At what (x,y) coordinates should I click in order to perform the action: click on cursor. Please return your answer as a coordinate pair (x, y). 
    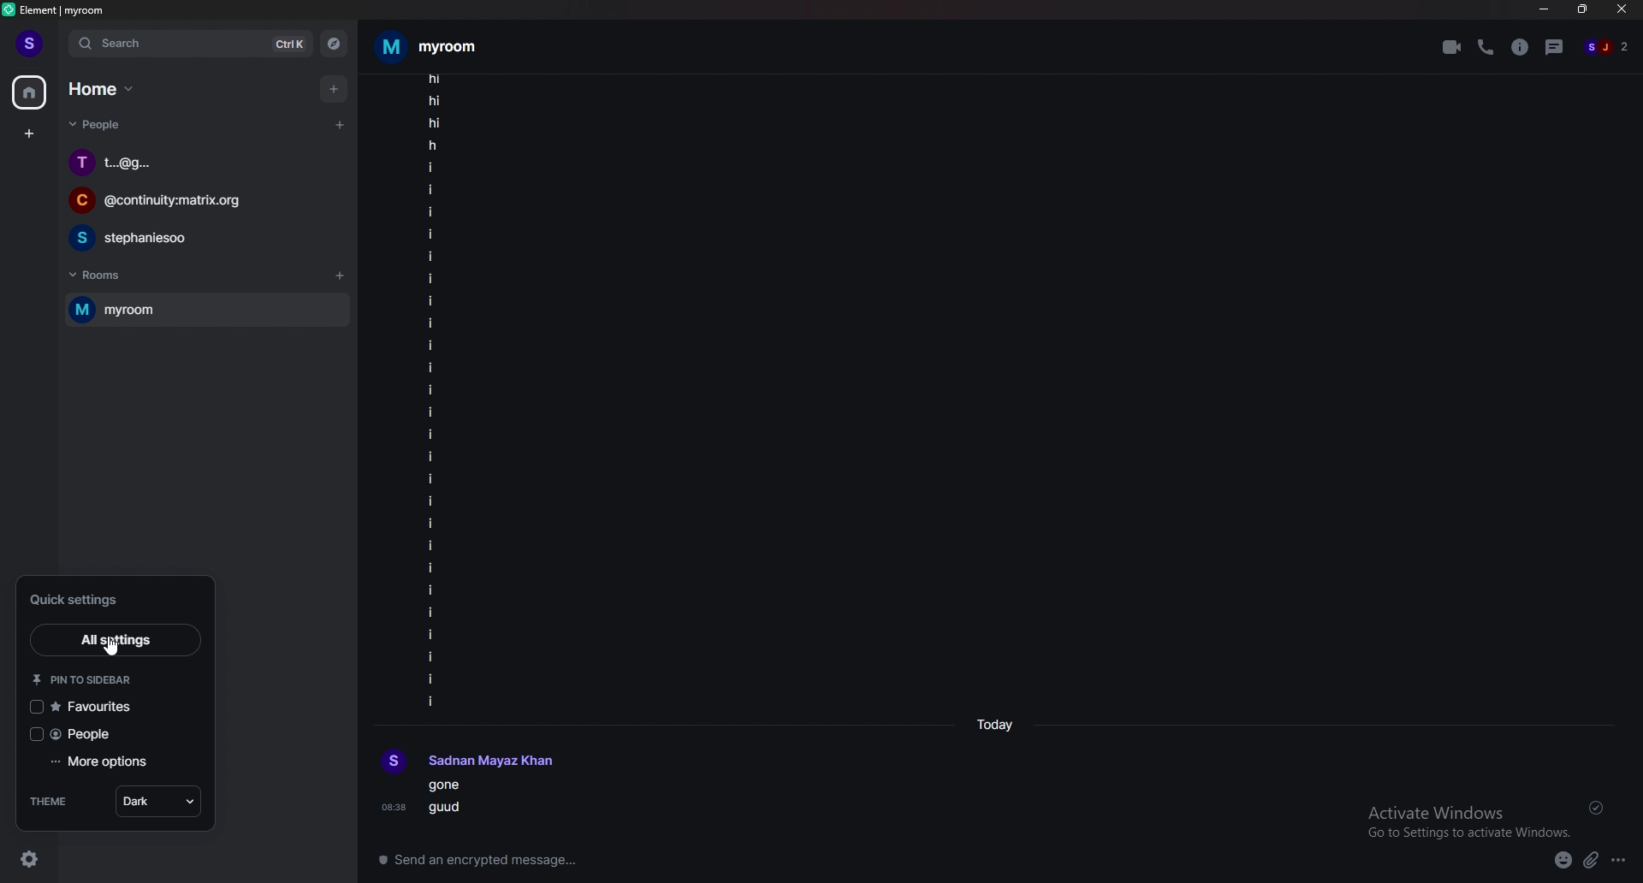
    Looking at the image, I should click on (115, 647).